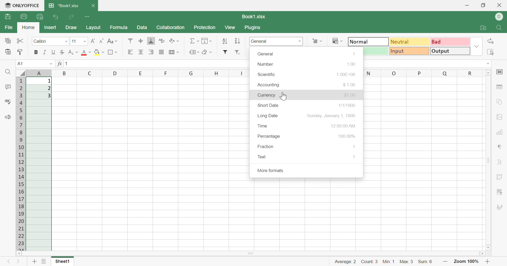 The height and width of the screenshot is (266, 507). What do you see at coordinates (193, 52) in the screenshot?
I see `Named ranges` at bounding box center [193, 52].